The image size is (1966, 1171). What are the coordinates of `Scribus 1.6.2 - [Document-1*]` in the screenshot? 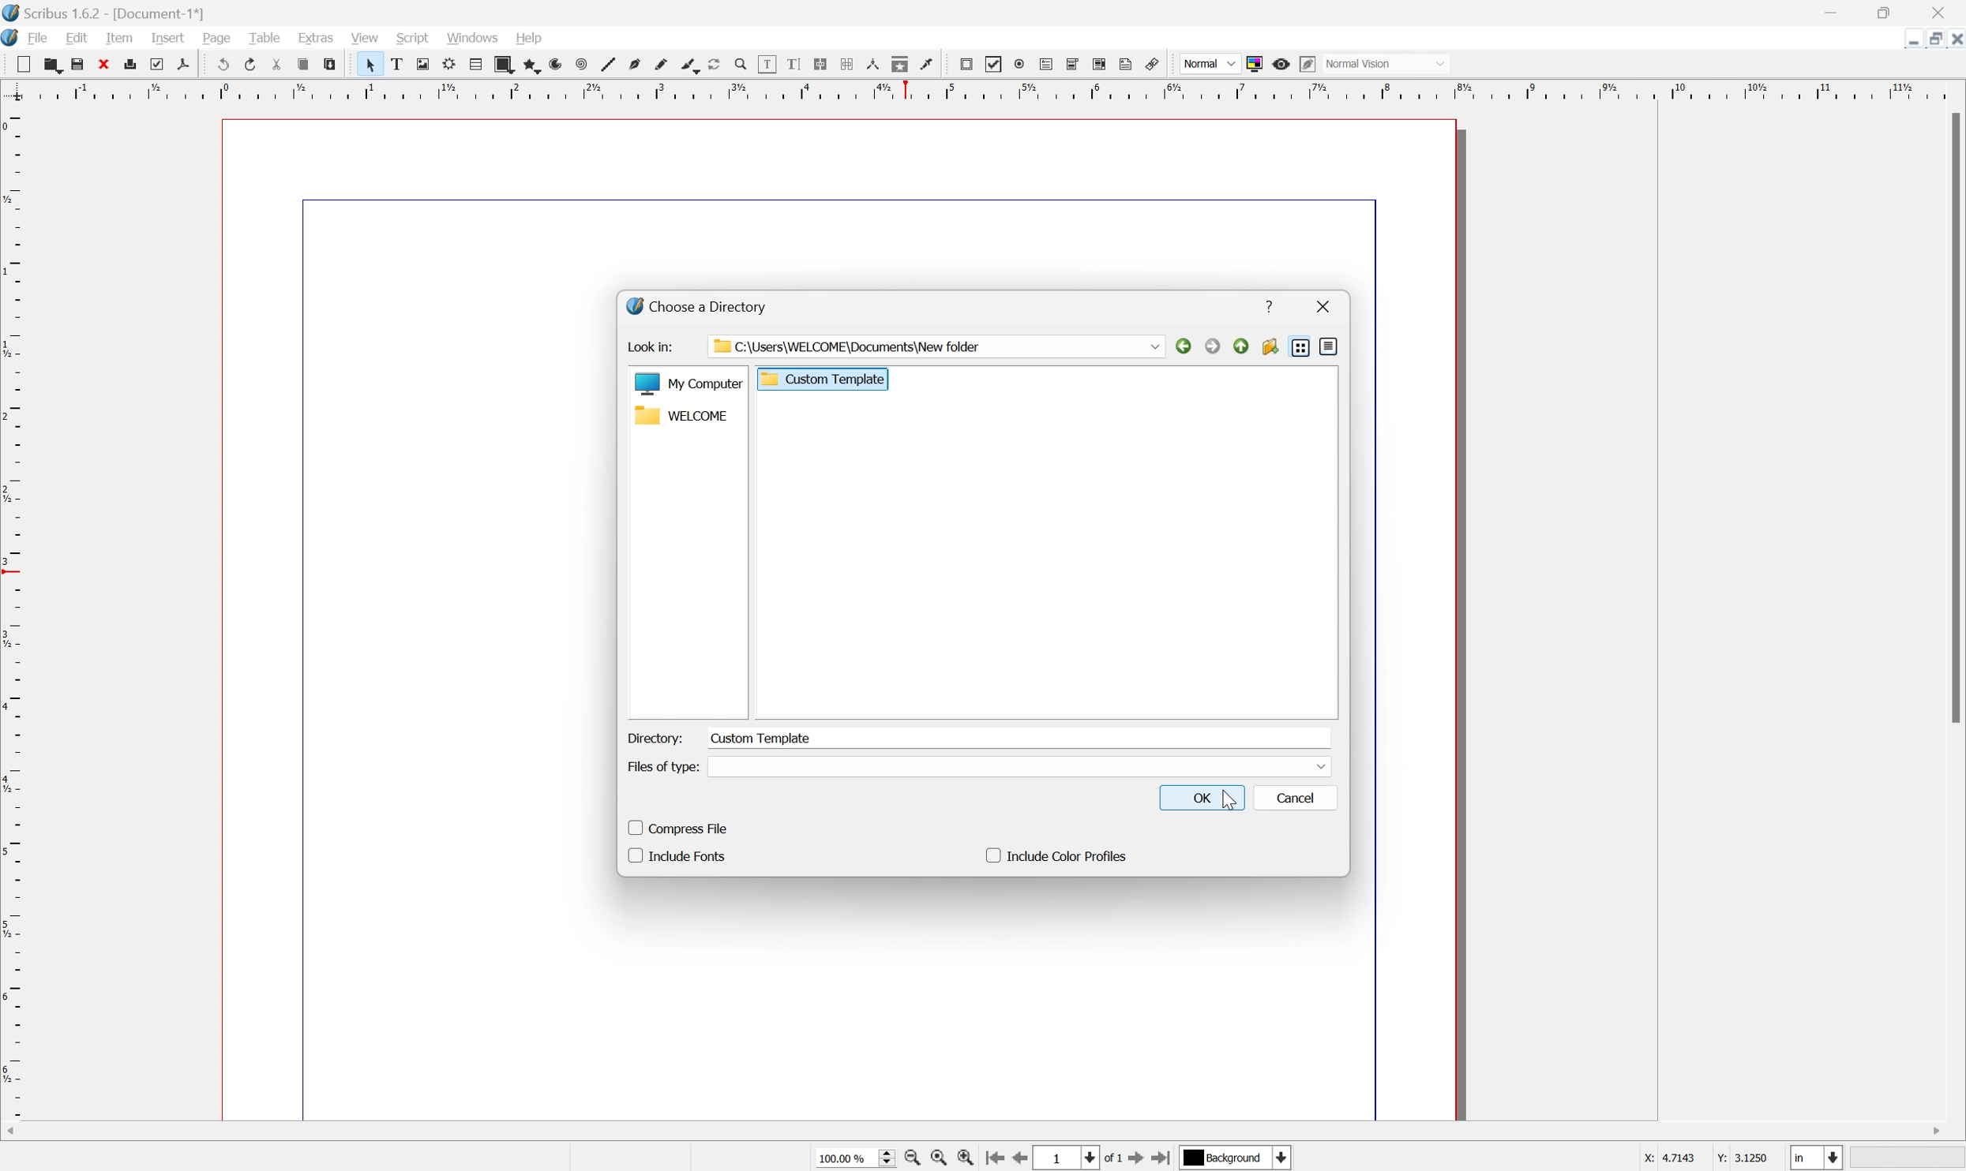 It's located at (113, 13).